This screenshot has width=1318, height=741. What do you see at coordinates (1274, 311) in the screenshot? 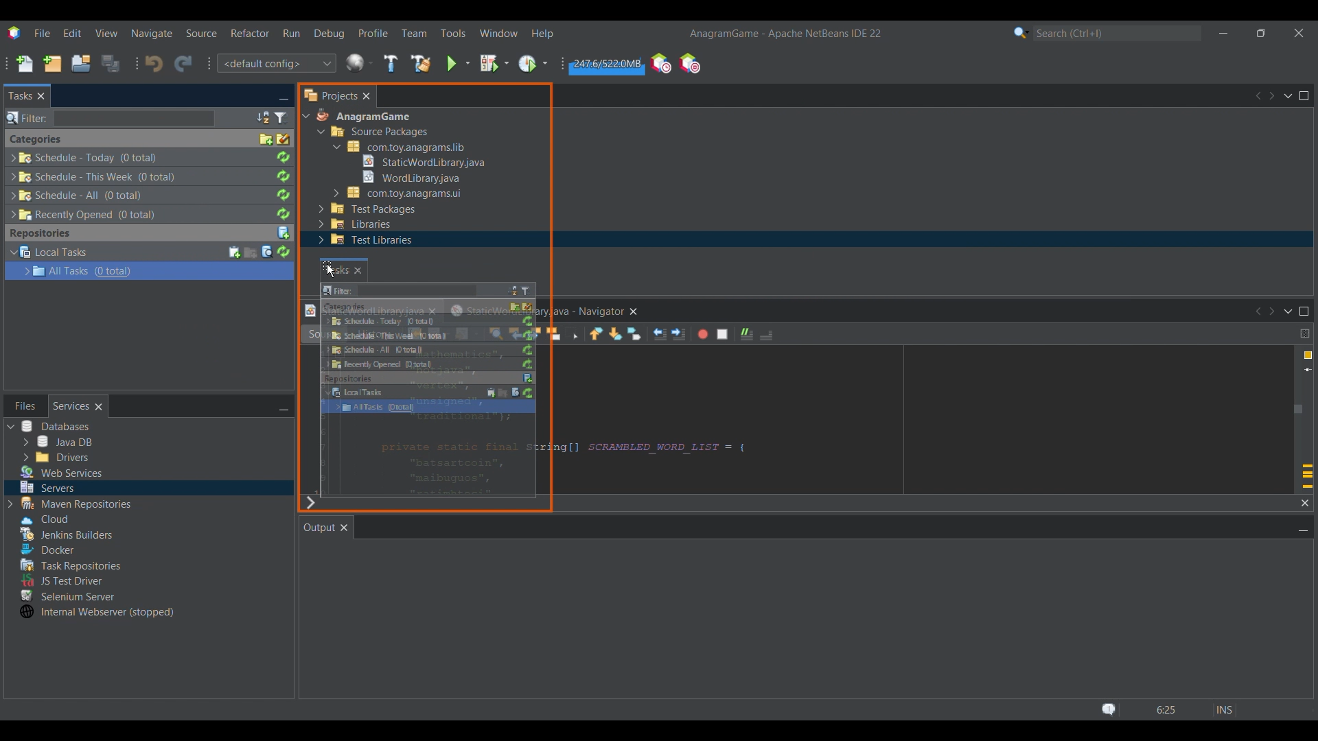
I see `Next` at bounding box center [1274, 311].